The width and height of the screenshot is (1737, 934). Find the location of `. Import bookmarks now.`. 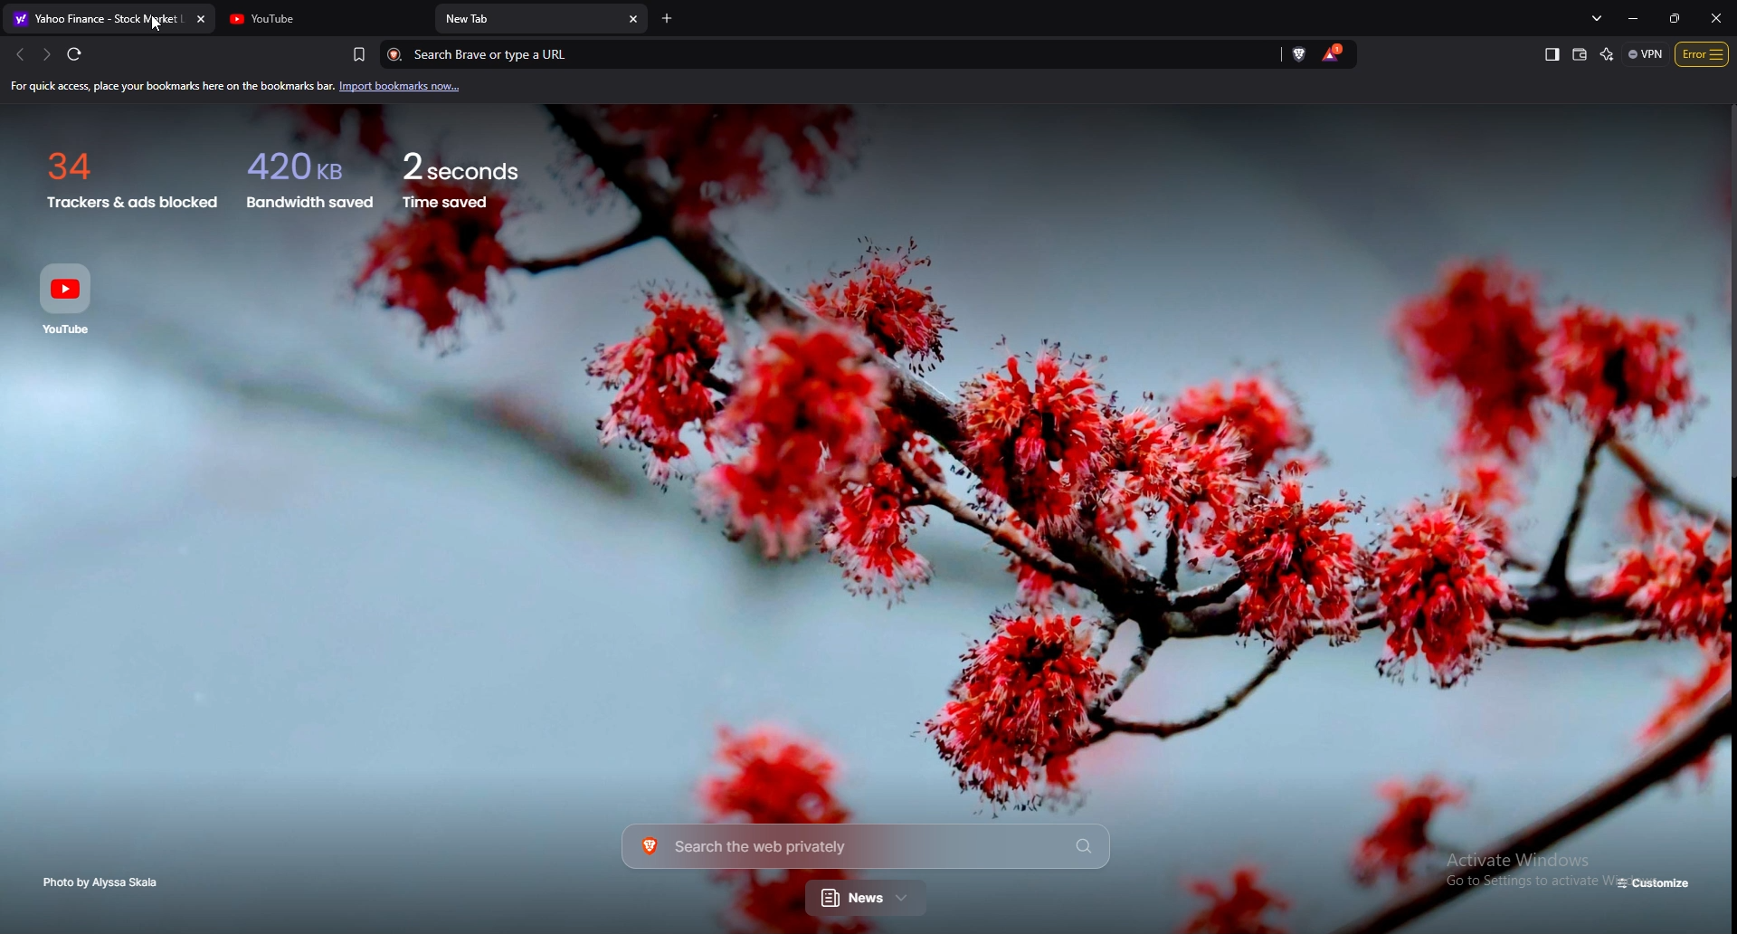

. Import bookmarks now. is located at coordinates (411, 87).